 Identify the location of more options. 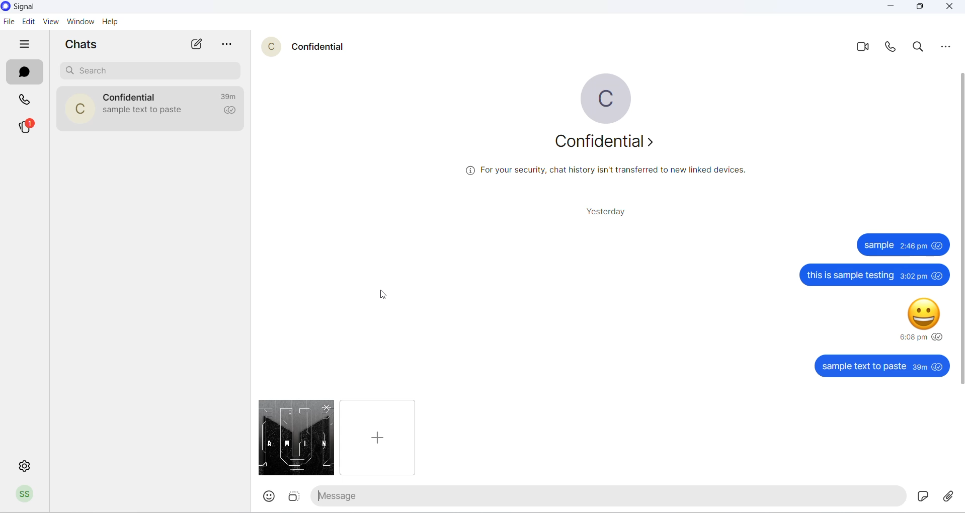
(946, 50).